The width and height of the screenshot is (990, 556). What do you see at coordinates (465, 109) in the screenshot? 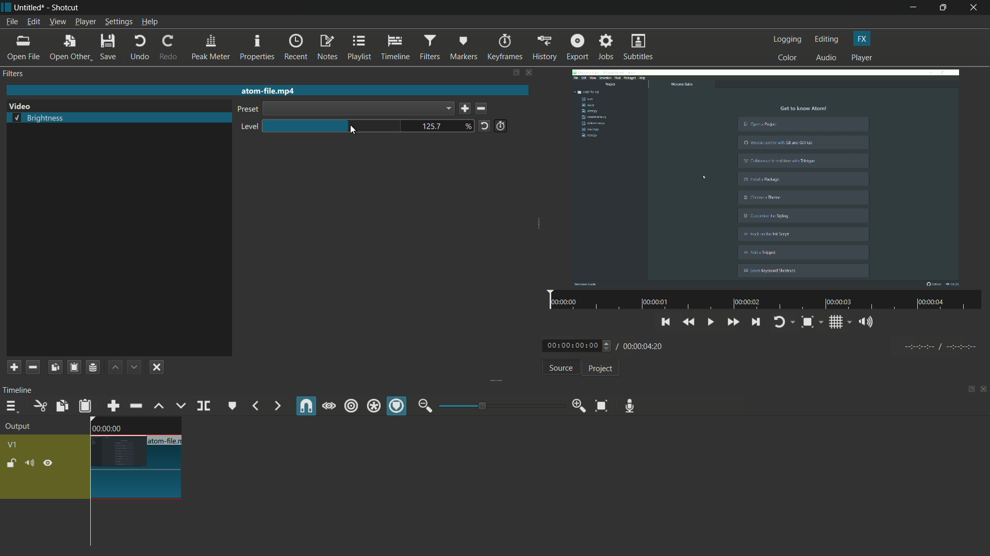
I see `save` at bounding box center [465, 109].